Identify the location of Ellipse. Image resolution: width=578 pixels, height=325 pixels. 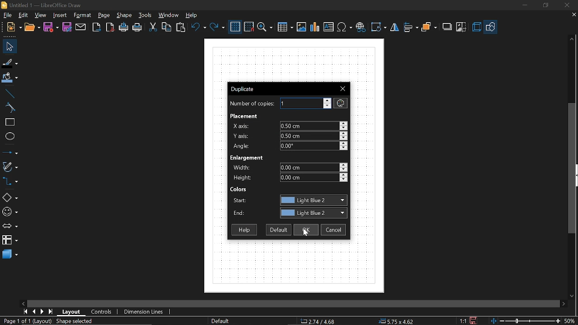
(8, 136).